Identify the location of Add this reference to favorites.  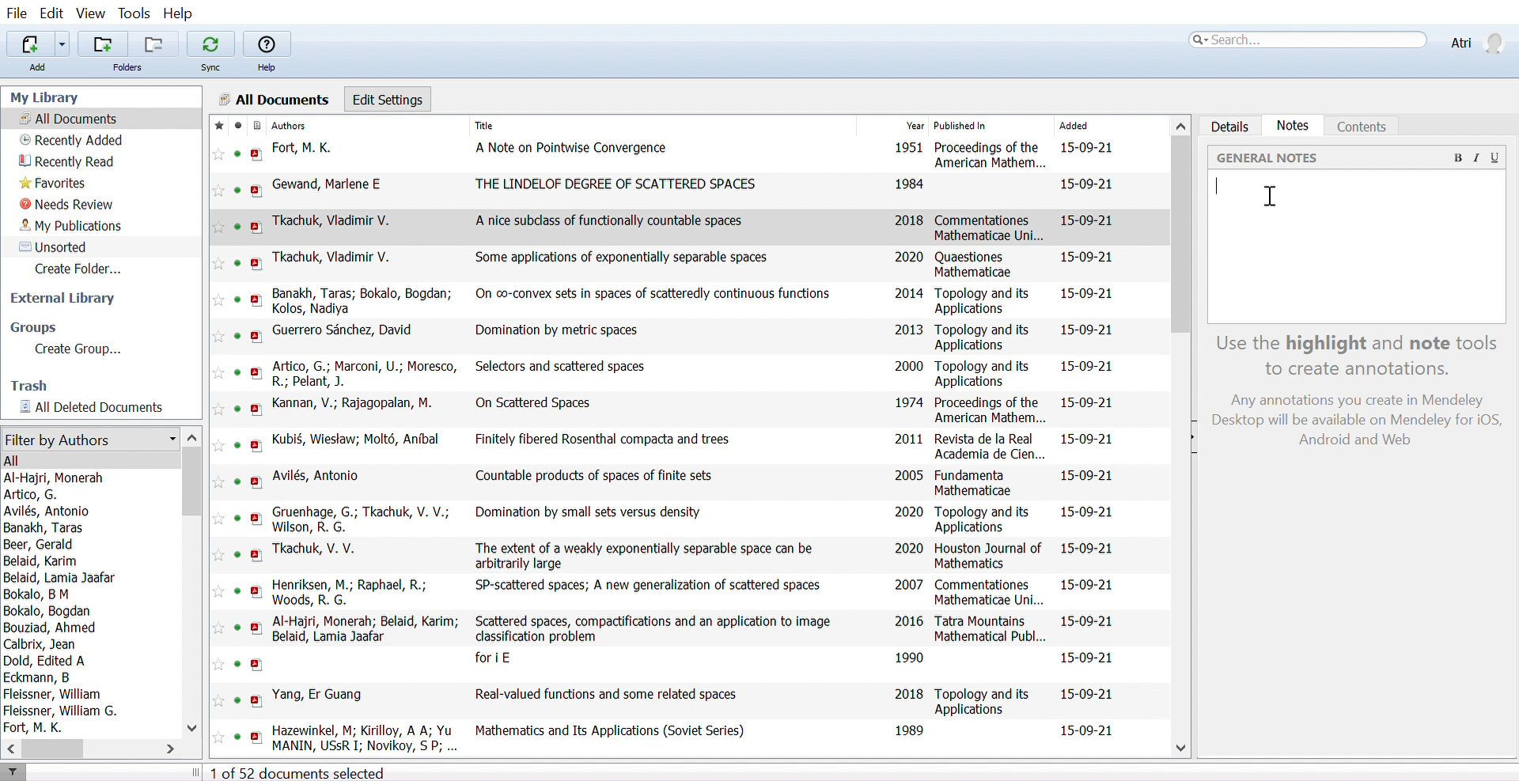
(218, 590).